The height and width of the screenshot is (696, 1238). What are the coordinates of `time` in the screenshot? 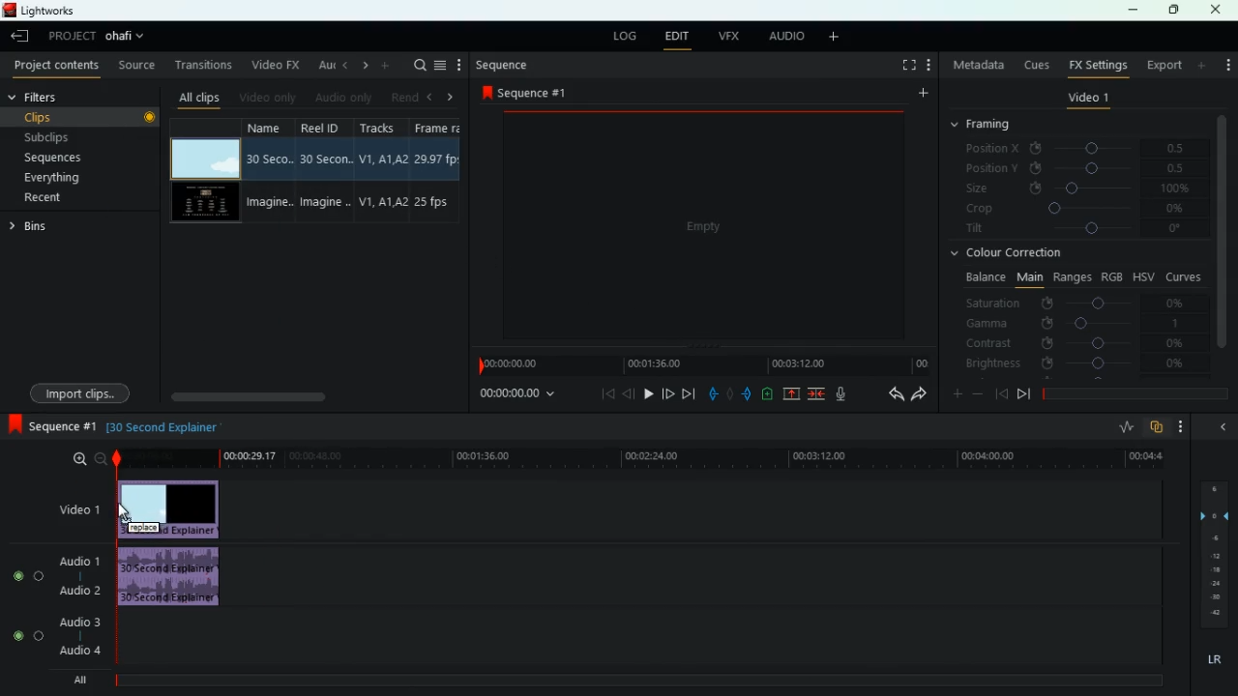 It's located at (516, 395).